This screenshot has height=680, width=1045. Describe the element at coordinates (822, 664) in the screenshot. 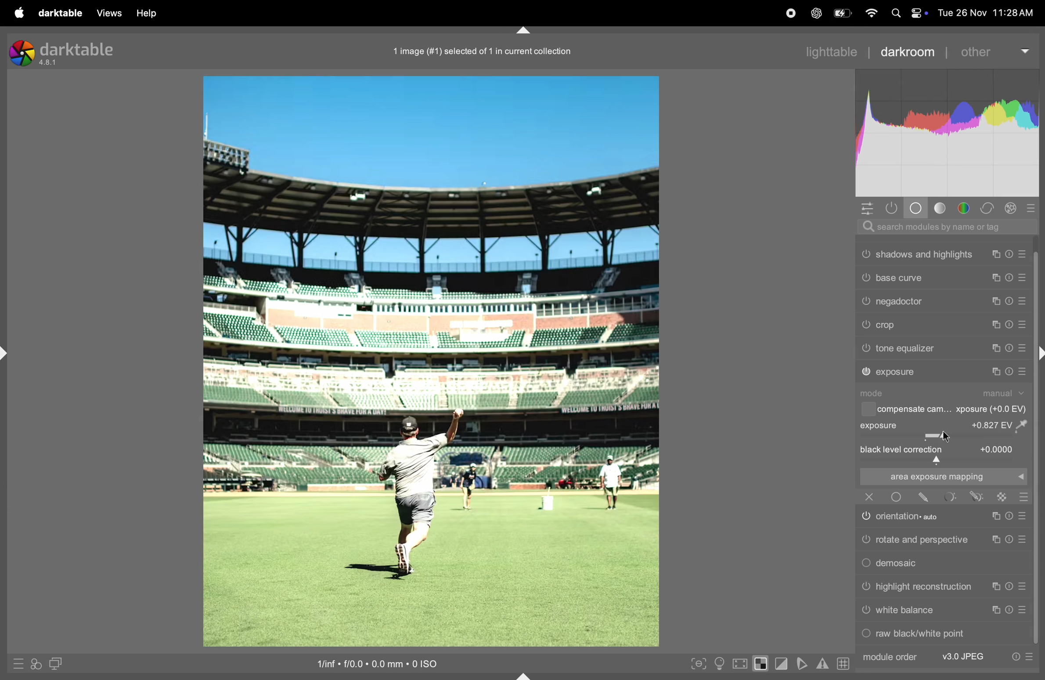

I see `warn ` at that location.